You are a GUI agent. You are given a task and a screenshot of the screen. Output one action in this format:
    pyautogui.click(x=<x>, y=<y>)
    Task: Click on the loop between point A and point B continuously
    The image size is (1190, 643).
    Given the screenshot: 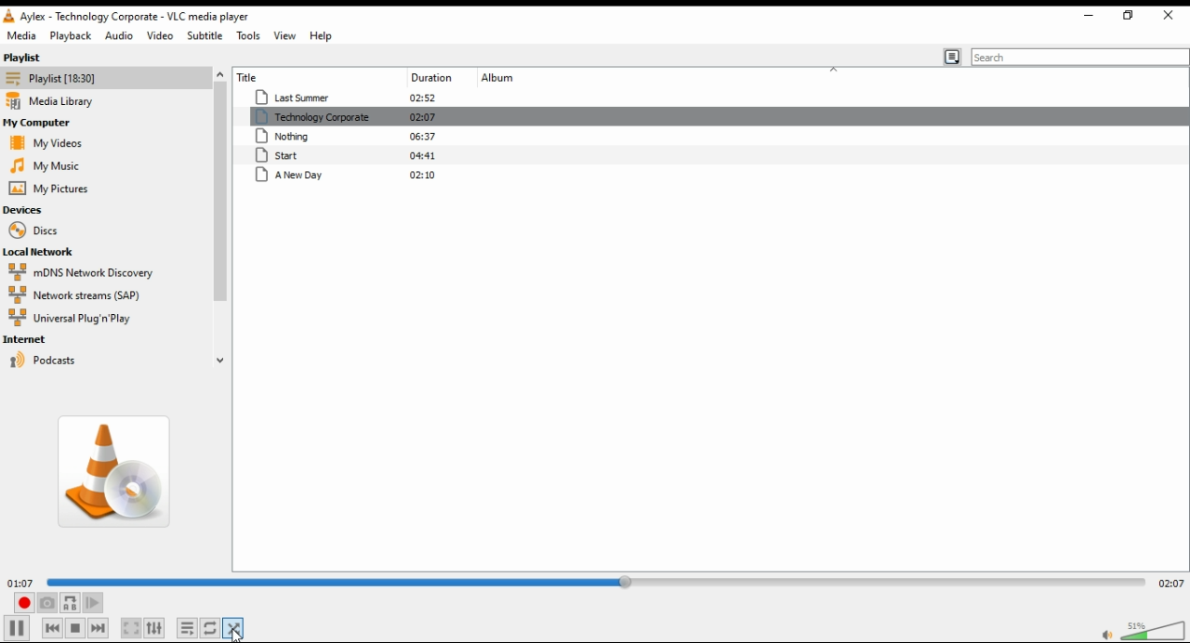 What is the action you would take?
    pyautogui.click(x=72, y=602)
    